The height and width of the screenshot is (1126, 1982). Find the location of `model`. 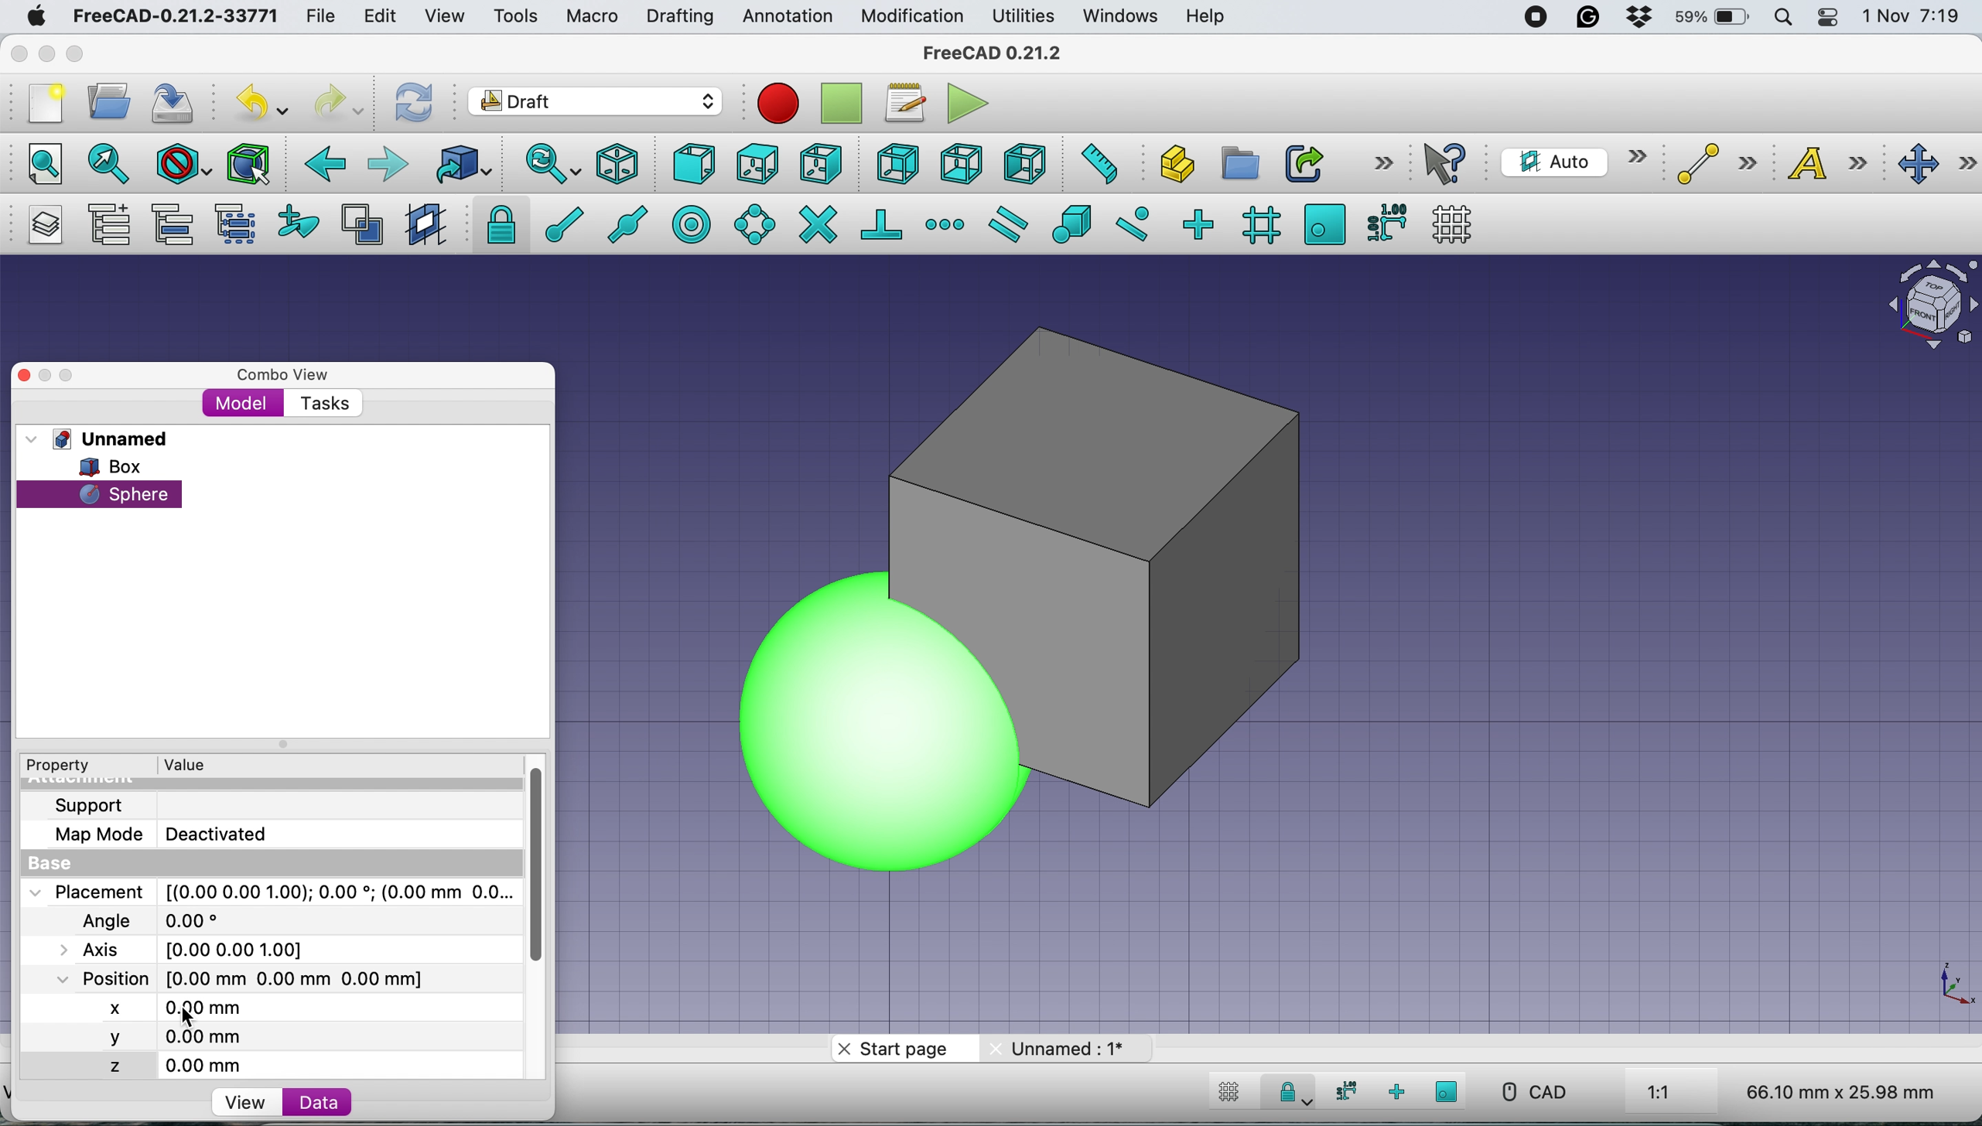

model is located at coordinates (243, 402).